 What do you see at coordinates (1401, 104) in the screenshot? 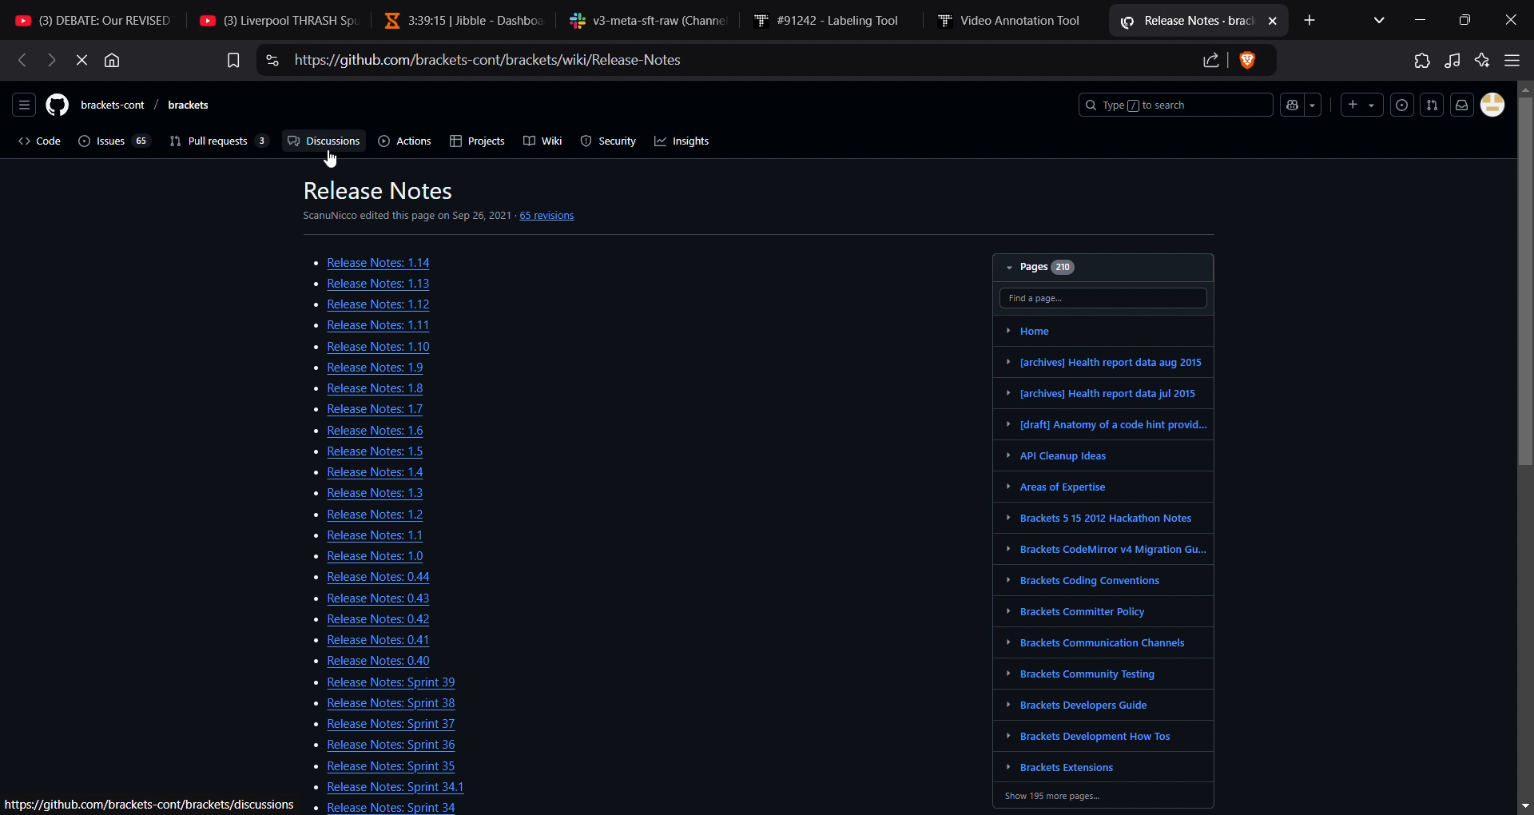
I see `Issues` at bounding box center [1401, 104].